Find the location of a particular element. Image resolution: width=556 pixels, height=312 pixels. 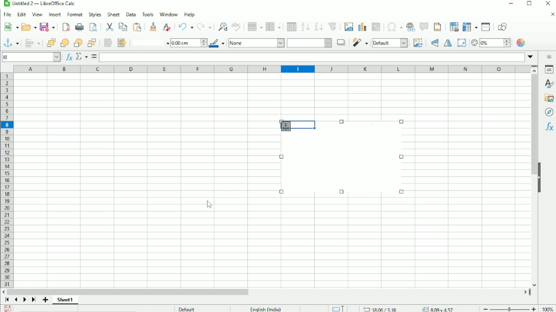

Tools is located at coordinates (148, 14).